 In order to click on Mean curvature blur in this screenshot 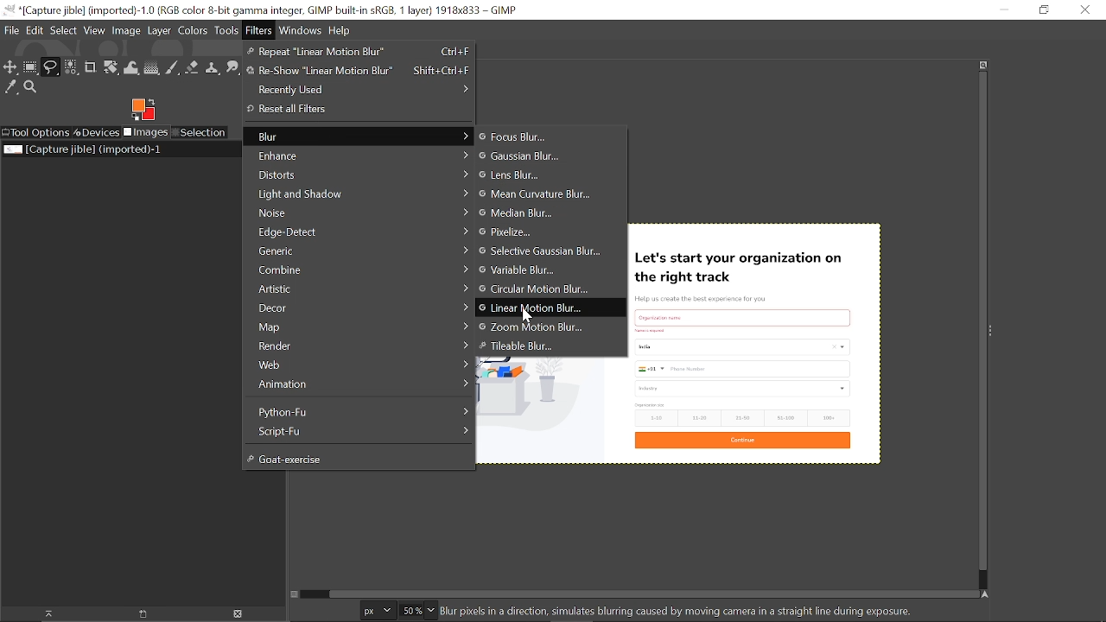, I will do `click(539, 195)`.